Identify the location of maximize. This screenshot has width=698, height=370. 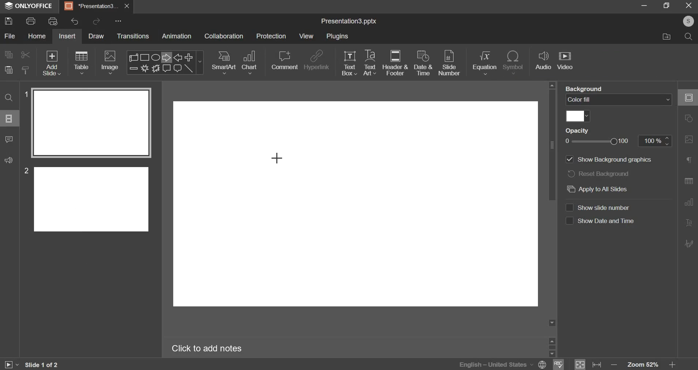
(667, 5).